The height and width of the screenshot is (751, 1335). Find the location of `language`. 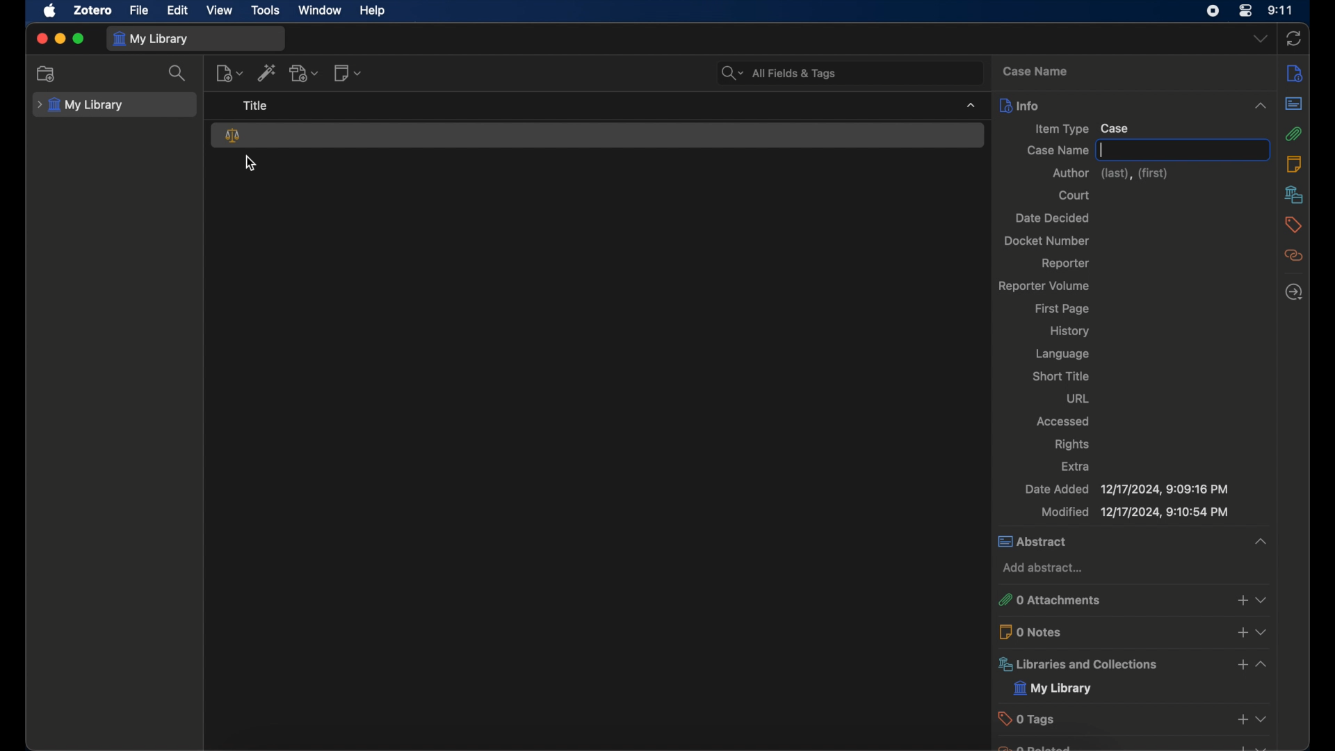

language is located at coordinates (1065, 355).